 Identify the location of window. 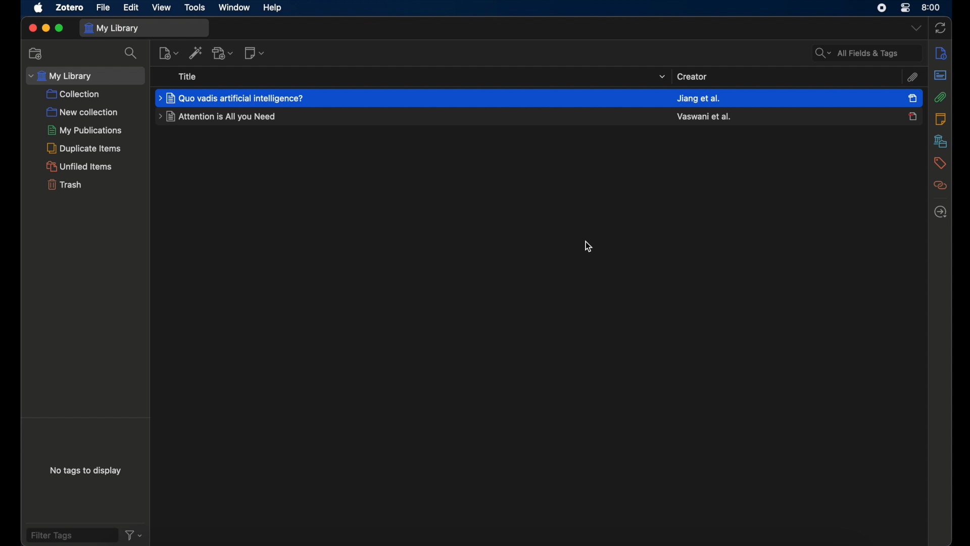
(233, 8).